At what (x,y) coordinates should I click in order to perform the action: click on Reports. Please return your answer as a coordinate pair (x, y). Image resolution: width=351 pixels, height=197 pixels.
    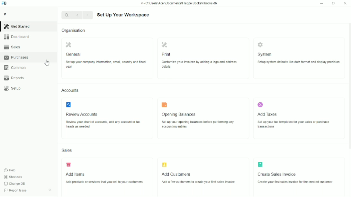
    Looking at the image, I should click on (17, 78).